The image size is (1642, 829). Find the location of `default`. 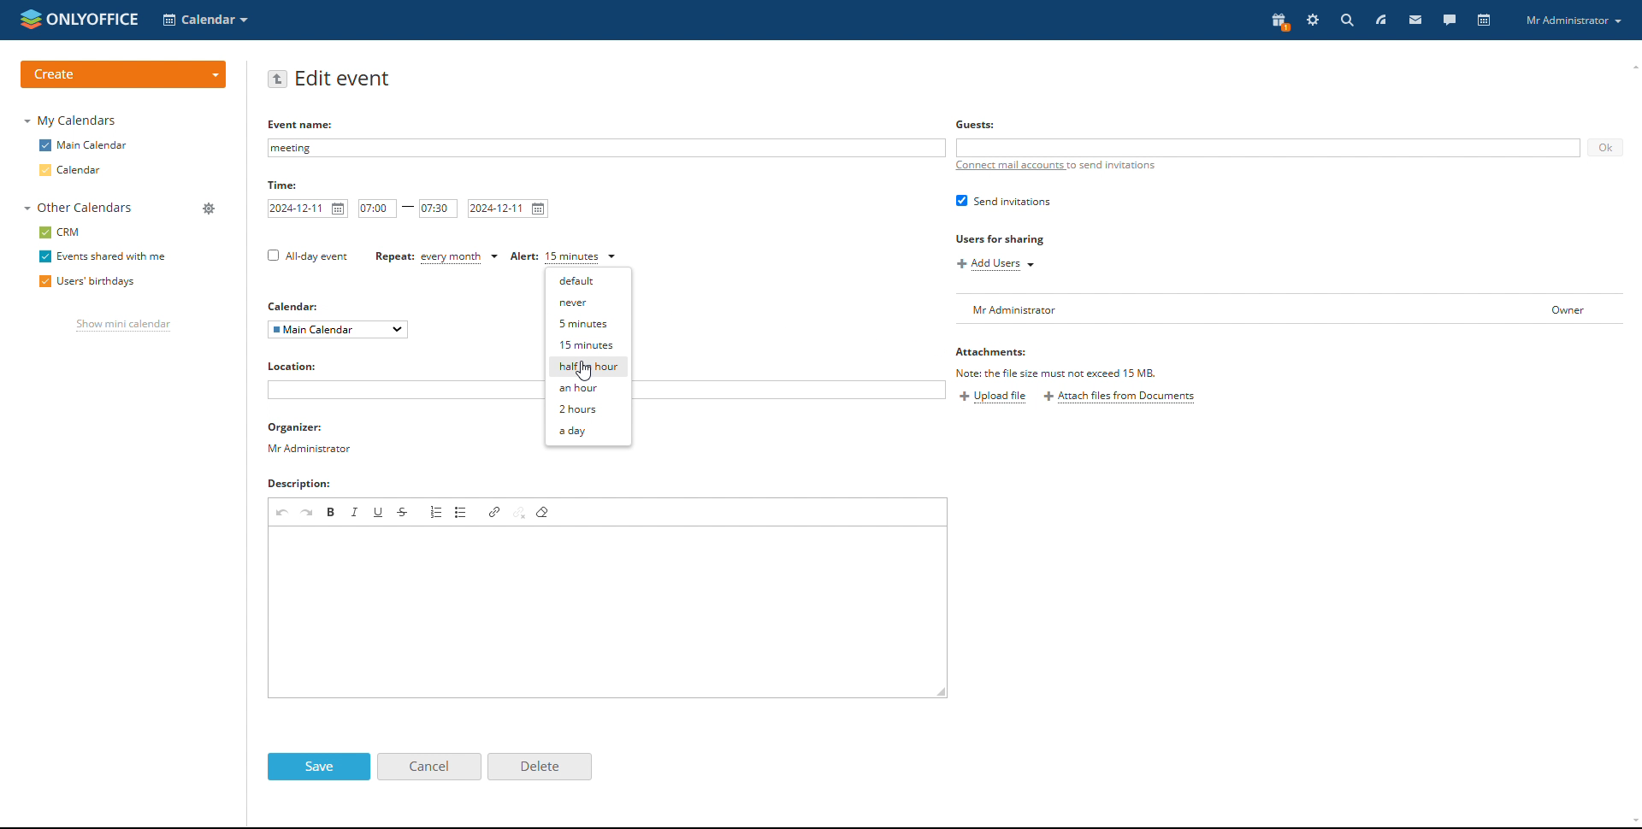

default is located at coordinates (587, 281).